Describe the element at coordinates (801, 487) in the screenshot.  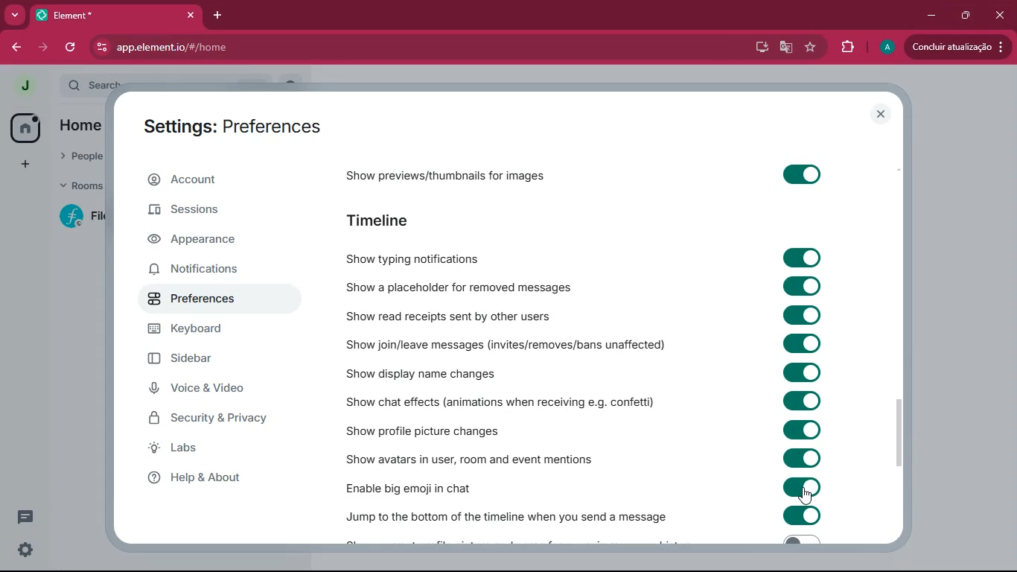
I see `toggle on ` at that location.